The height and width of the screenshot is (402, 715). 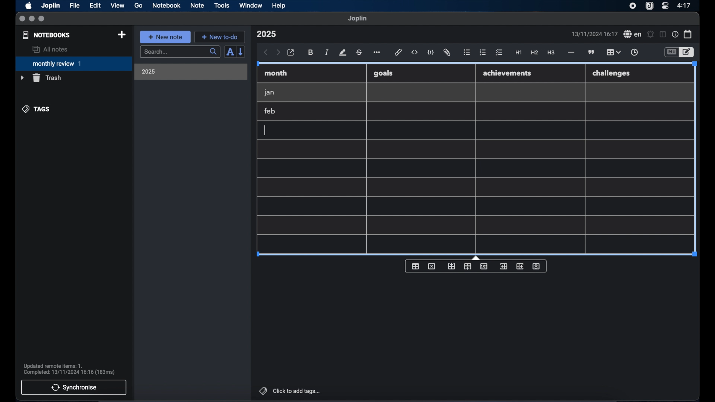 What do you see at coordinates (665, 5) in the screenshot?
I see `control center` at bounding box center [665, 5].